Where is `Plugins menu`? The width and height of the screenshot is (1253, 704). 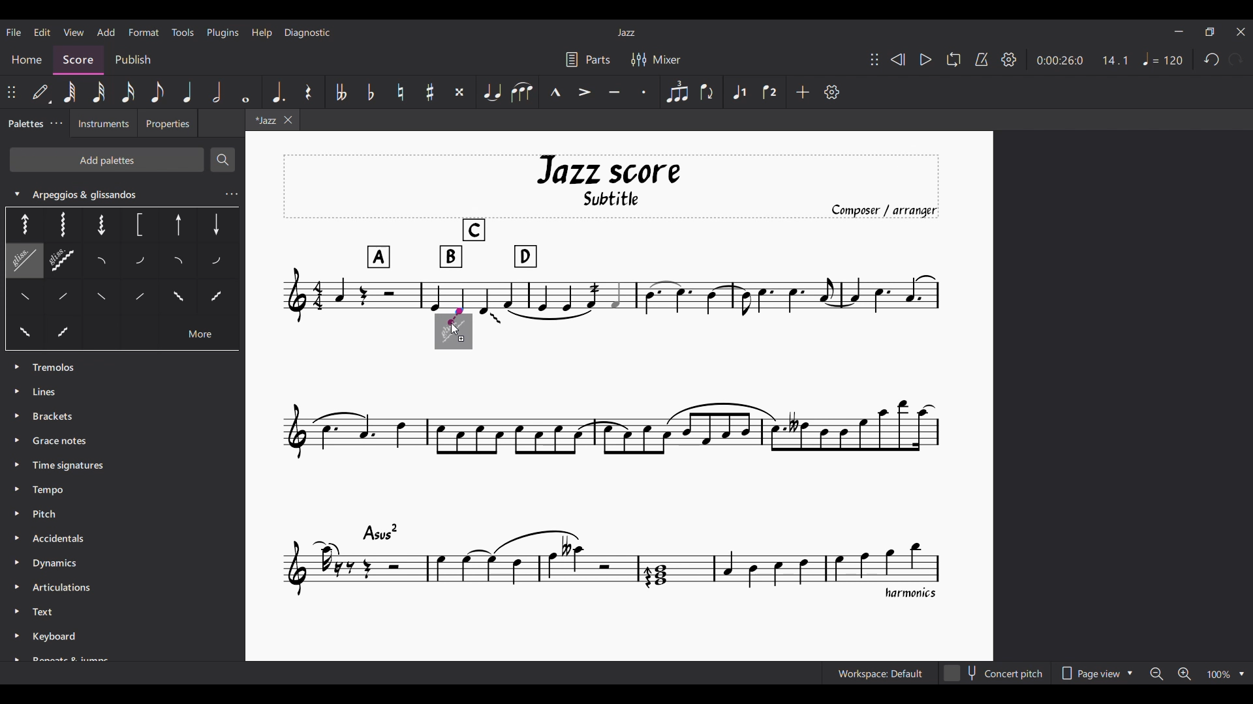
Plugins menu is located at coordinates (223, 33).